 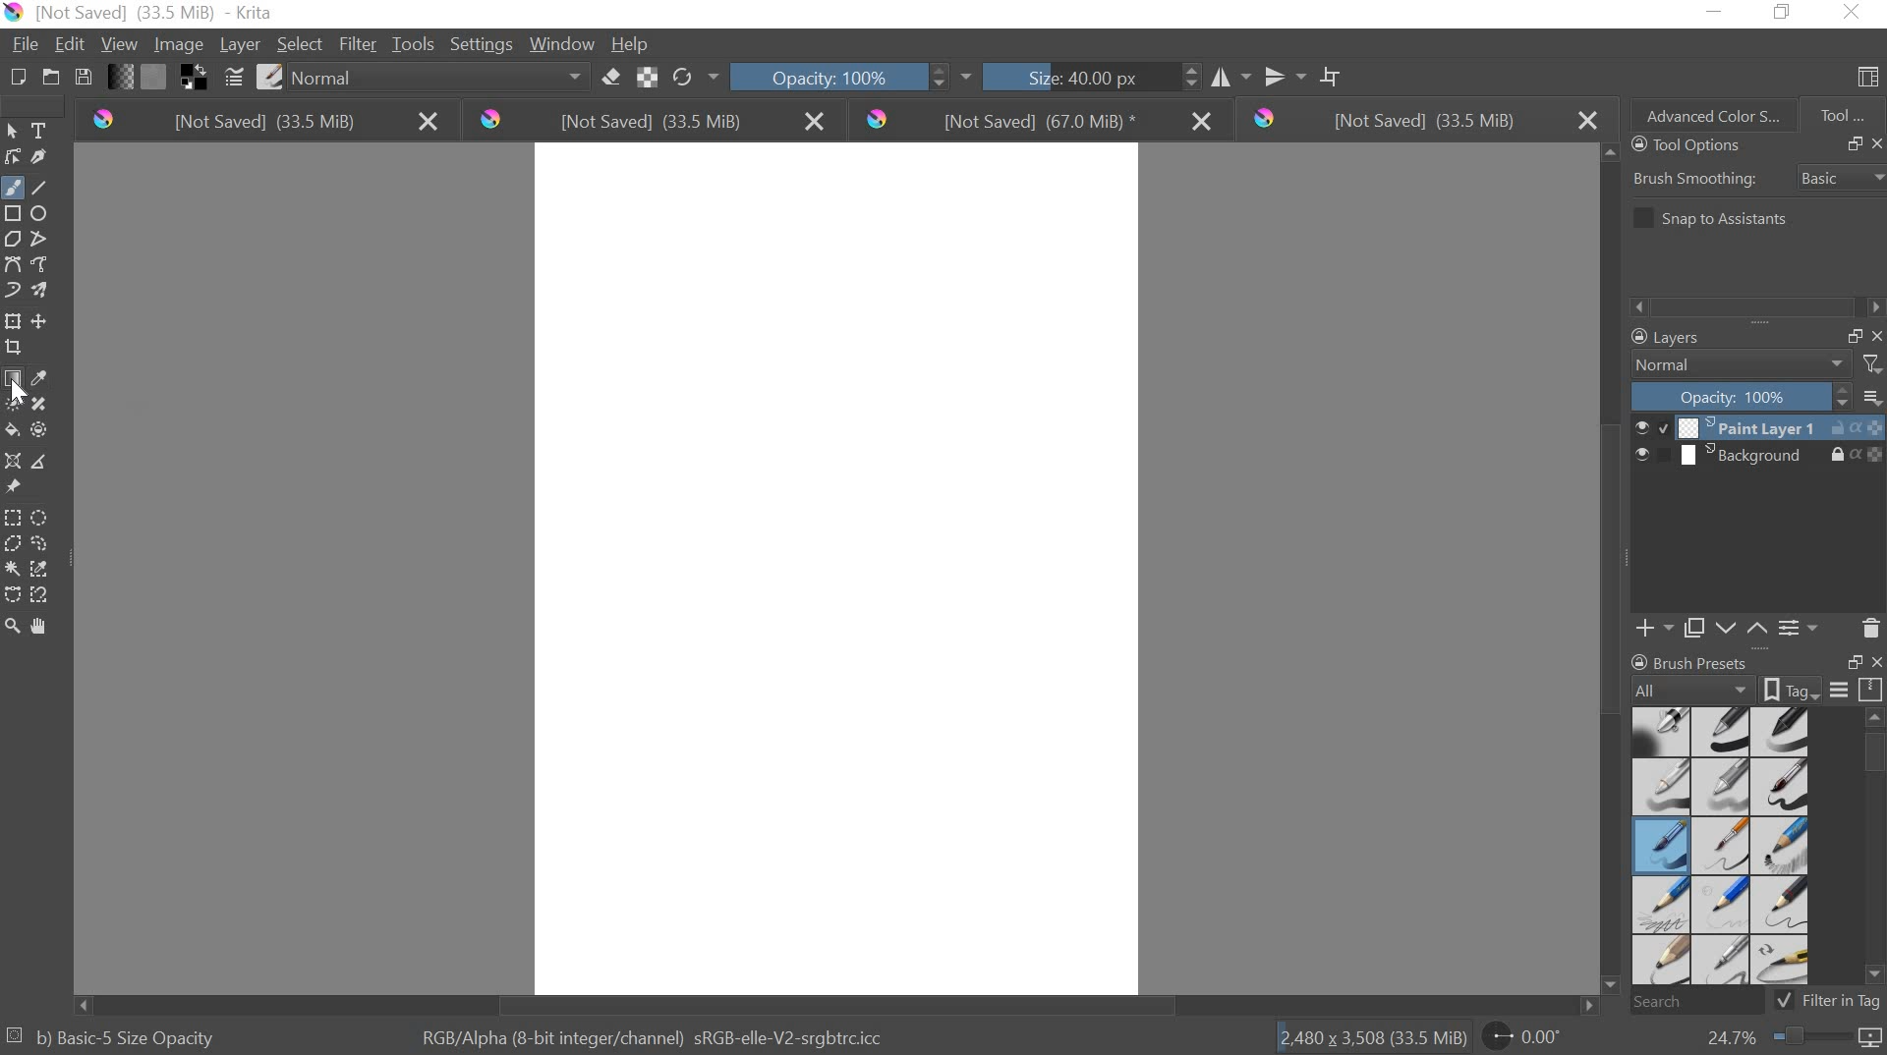 What do you see at coordinates (1694, 628) in the screenshot?
I see `COPY PAINT` at bounding box center [1694, 628].